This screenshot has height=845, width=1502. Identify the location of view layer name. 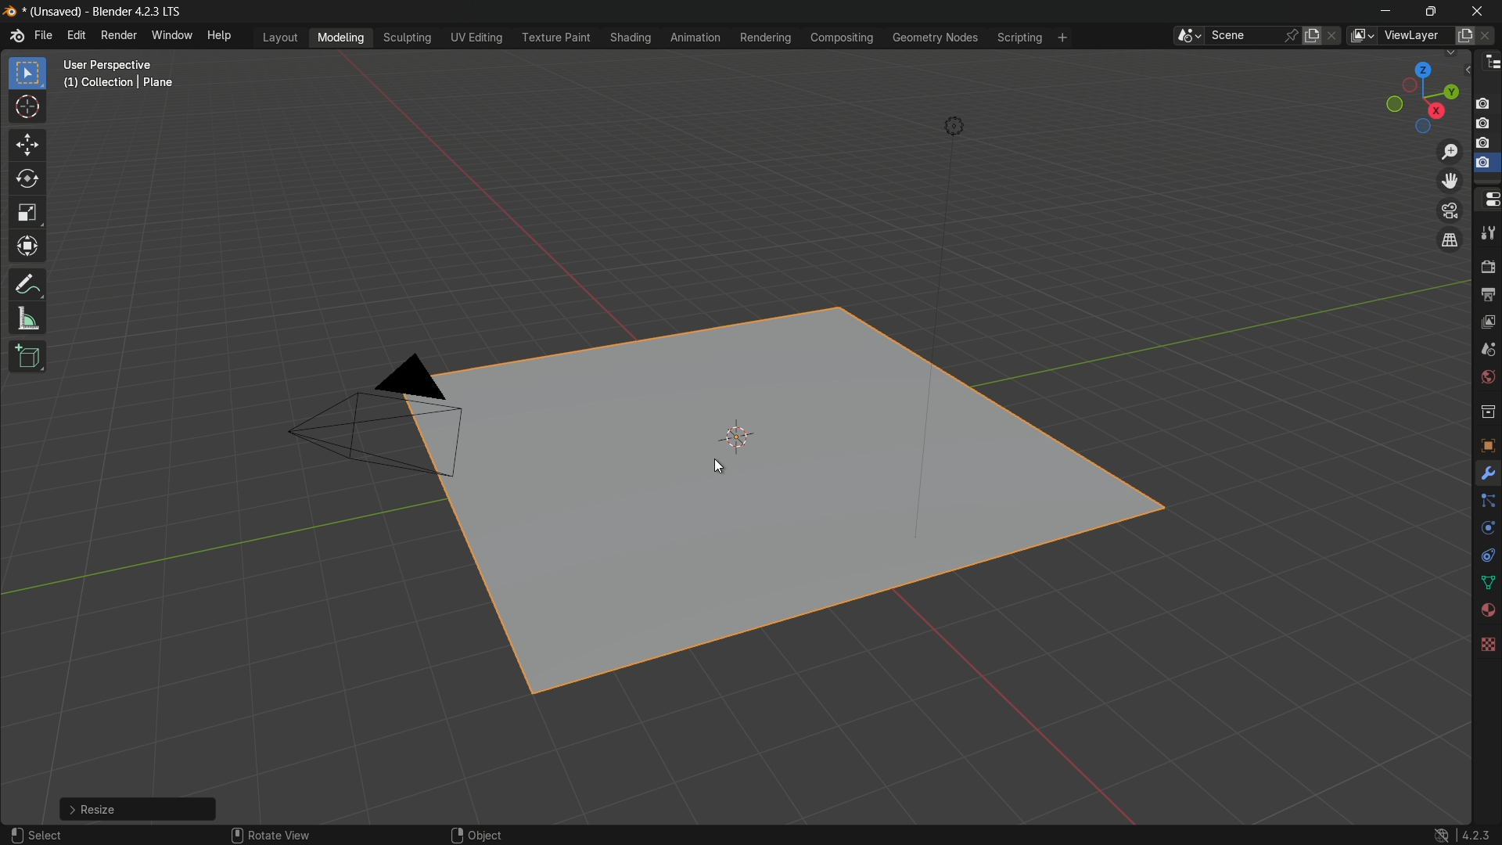
(1415, 34).